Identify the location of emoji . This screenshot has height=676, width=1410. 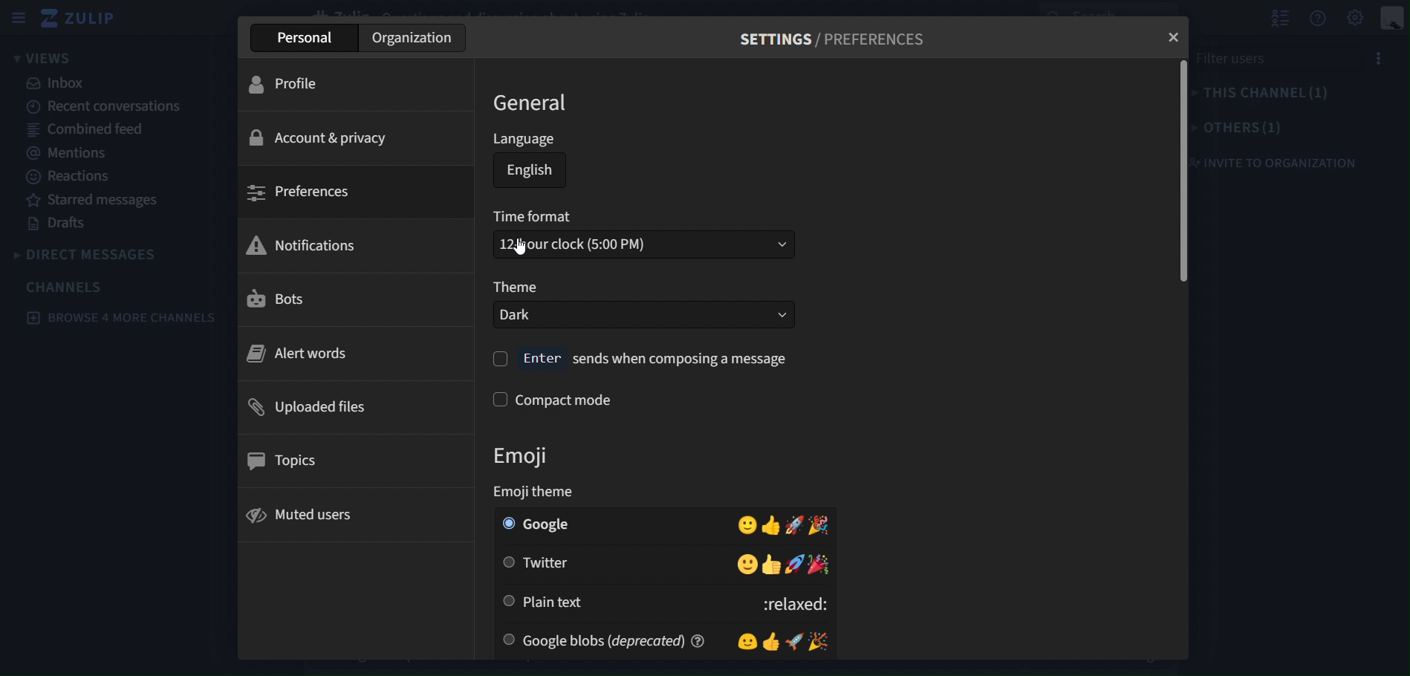
(528, 456).